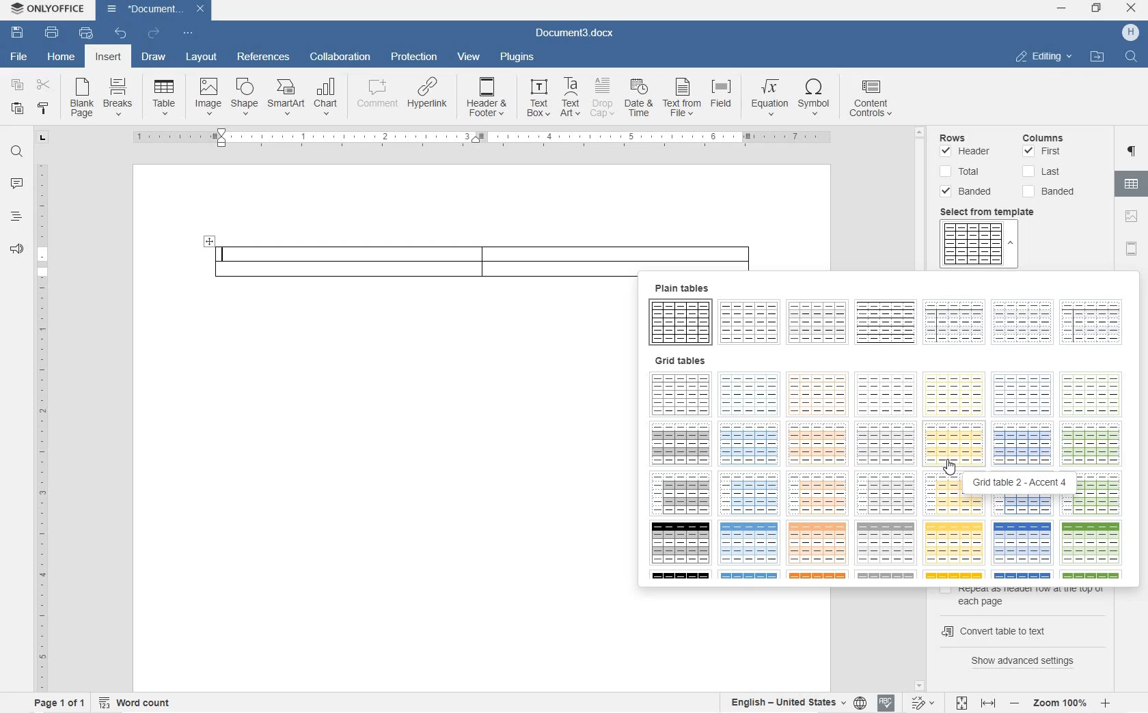 Image resolution: width=1148 pixels, height=713 pixels. I want to click on Hyperlink, so click(426, 98).